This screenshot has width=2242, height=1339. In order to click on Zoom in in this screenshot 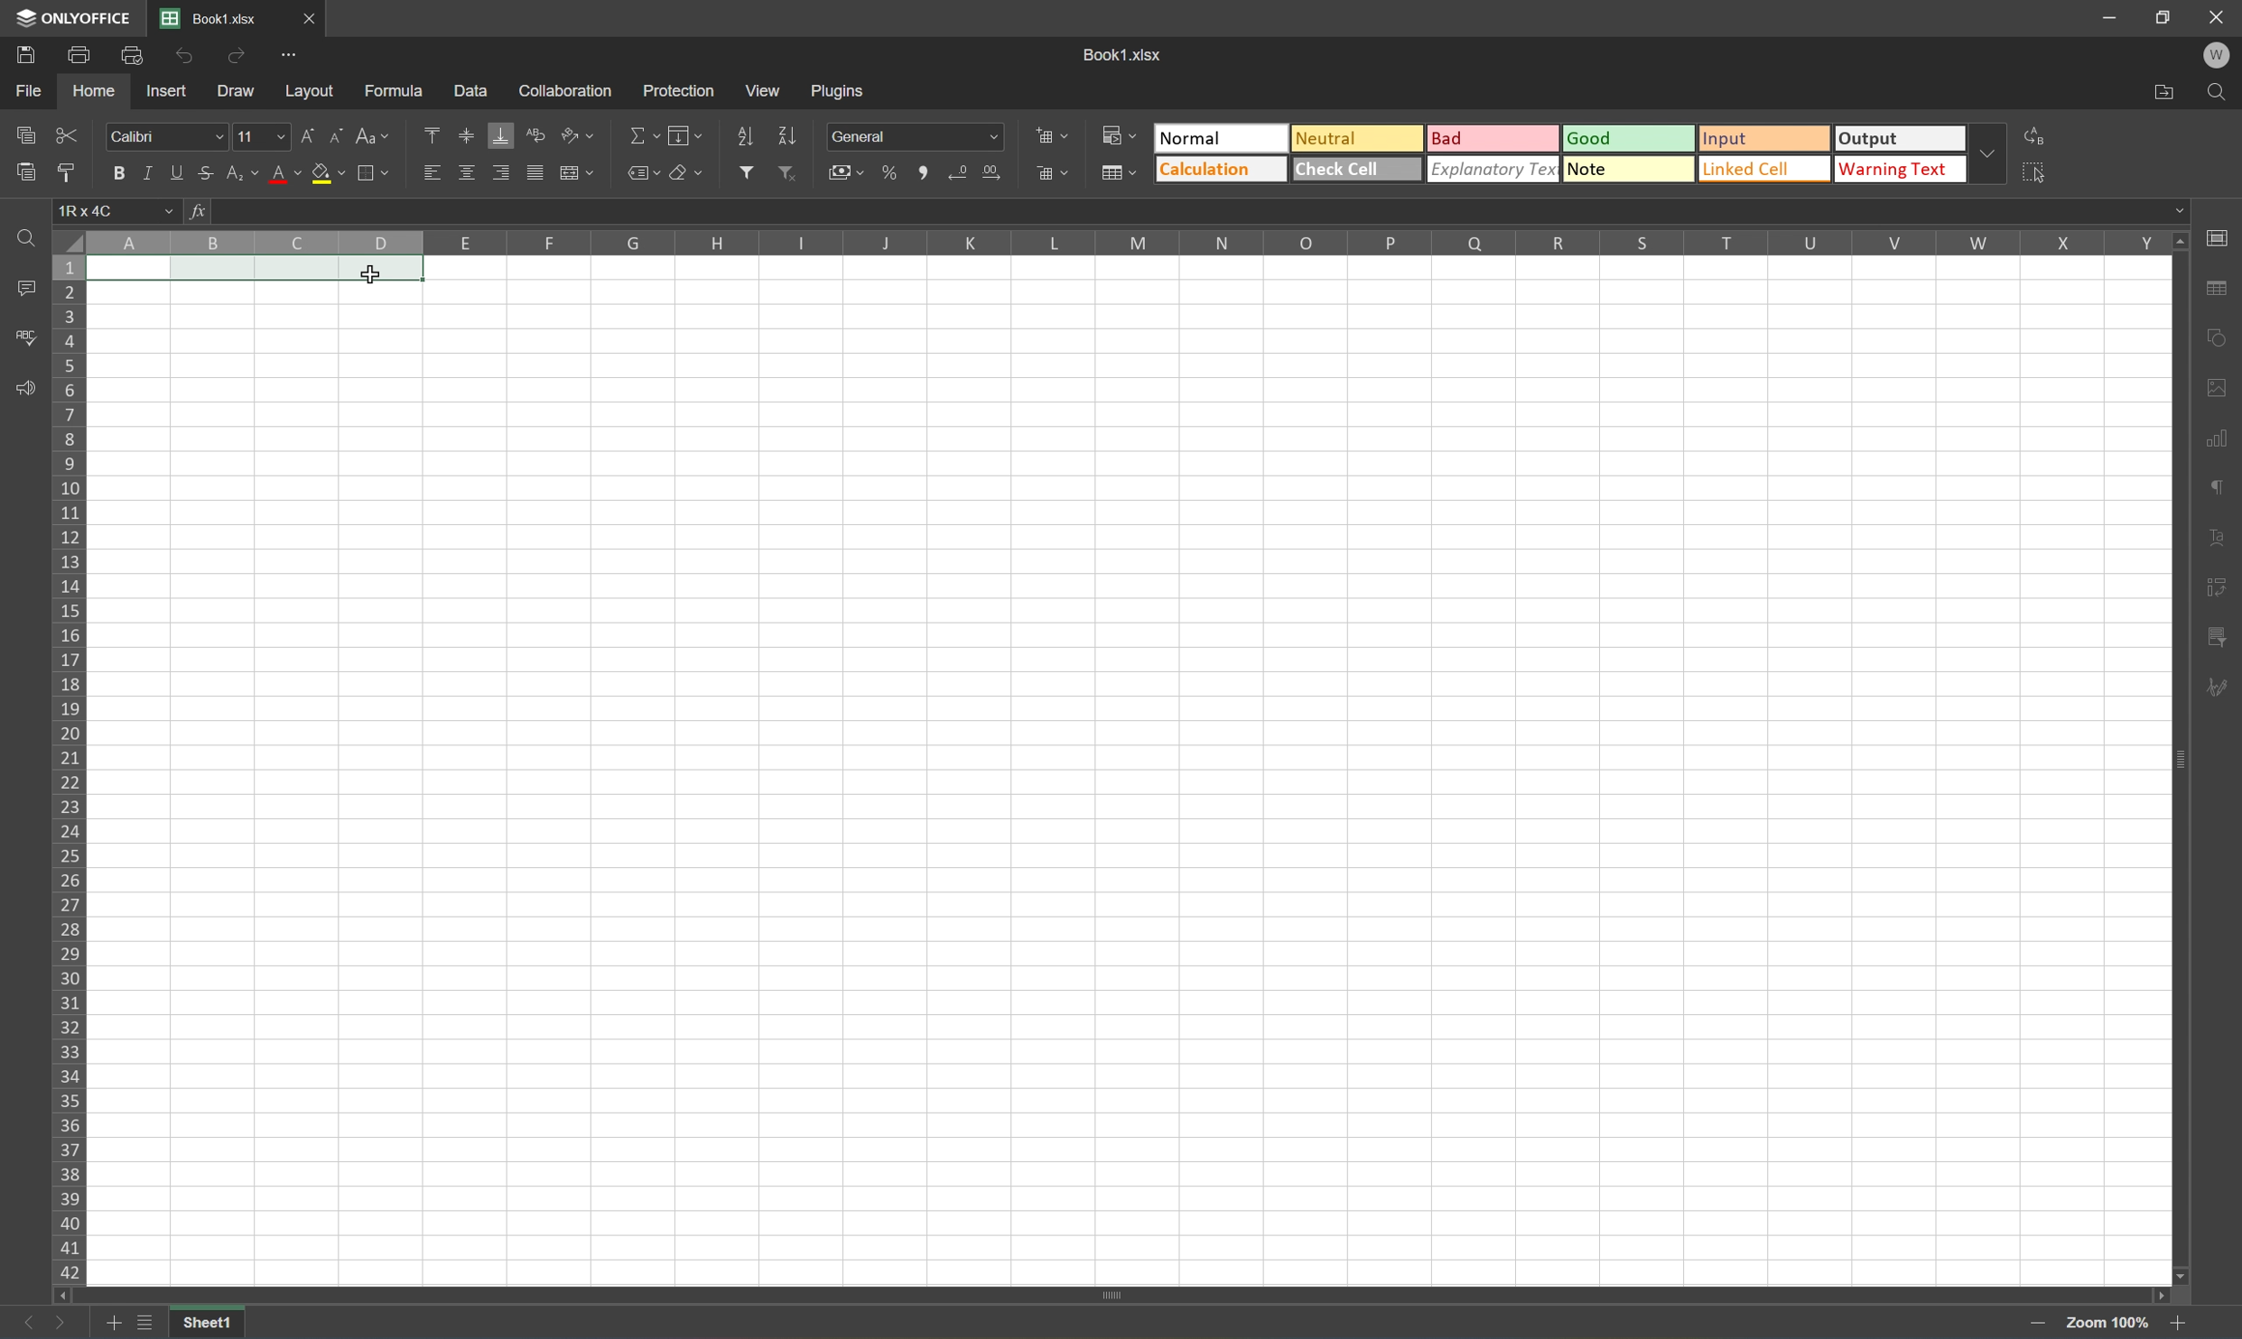, I will do `click(2041, 1324)`.